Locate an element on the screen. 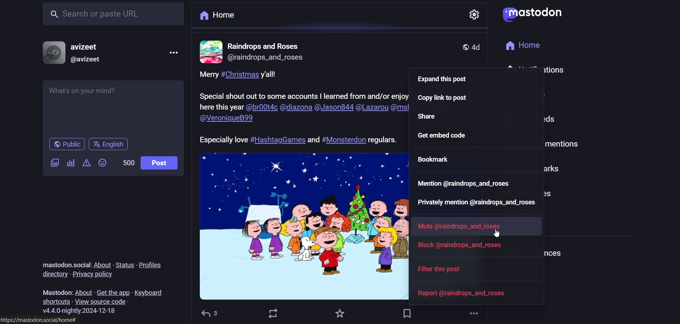 Image resolution: width=680 pixels, height=324 pixels. username is located at coordinates (87, 44).